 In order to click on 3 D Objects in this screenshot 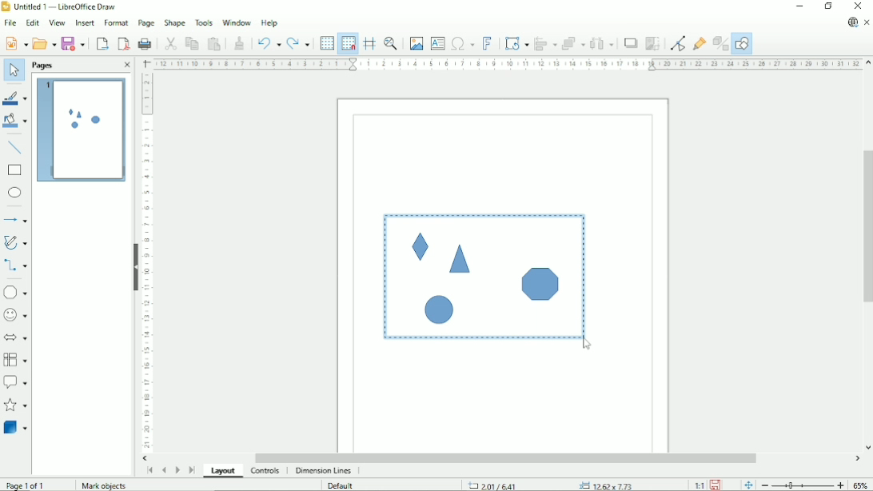, I will do `click(16, 428)`.